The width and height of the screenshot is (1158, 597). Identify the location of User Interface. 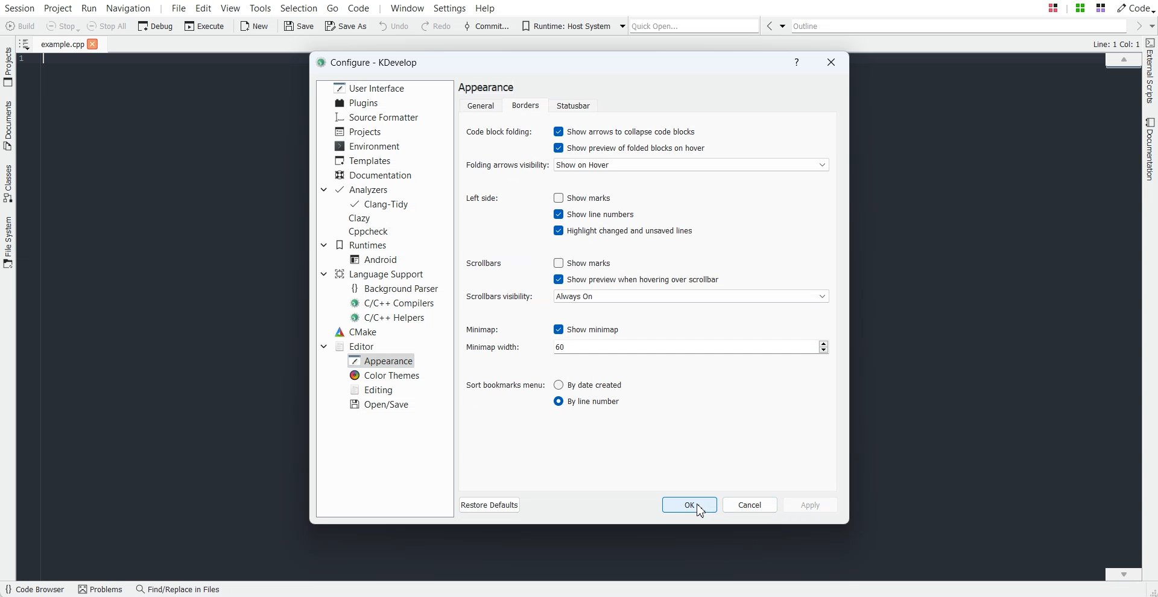
(370, 87).